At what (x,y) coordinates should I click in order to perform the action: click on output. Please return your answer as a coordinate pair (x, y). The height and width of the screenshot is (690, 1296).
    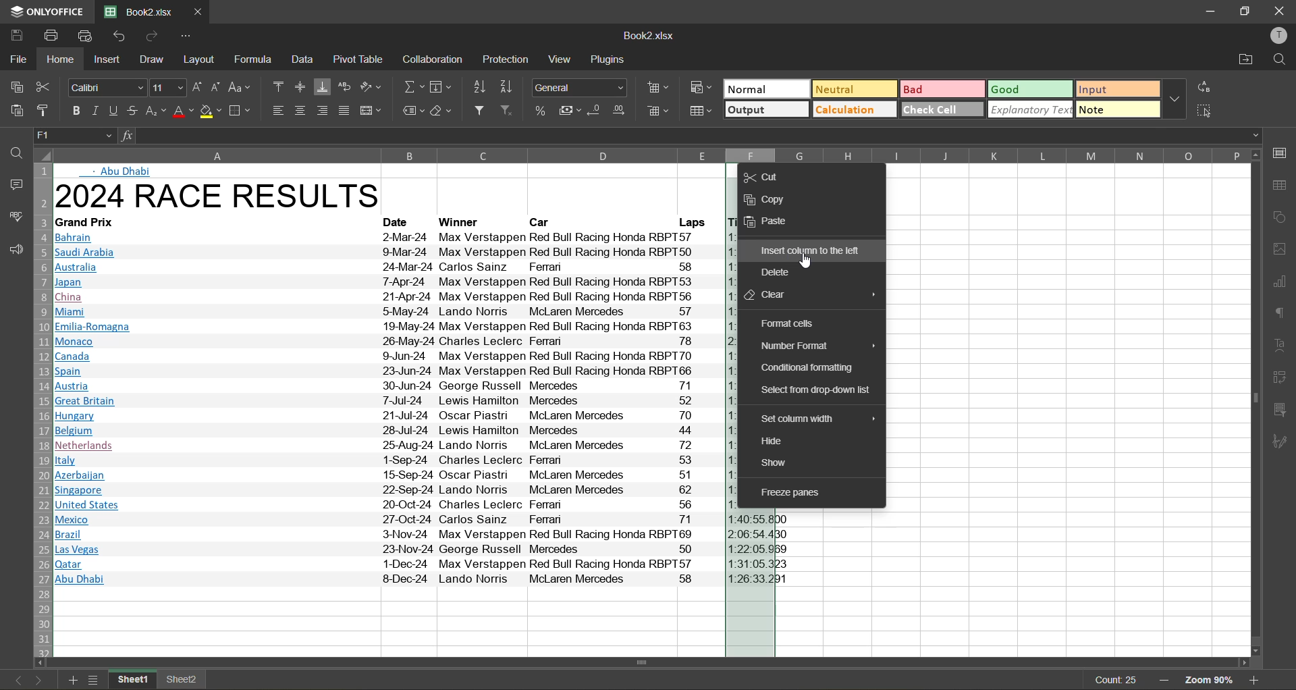
    Looking at the image, I should click on (766, 109).